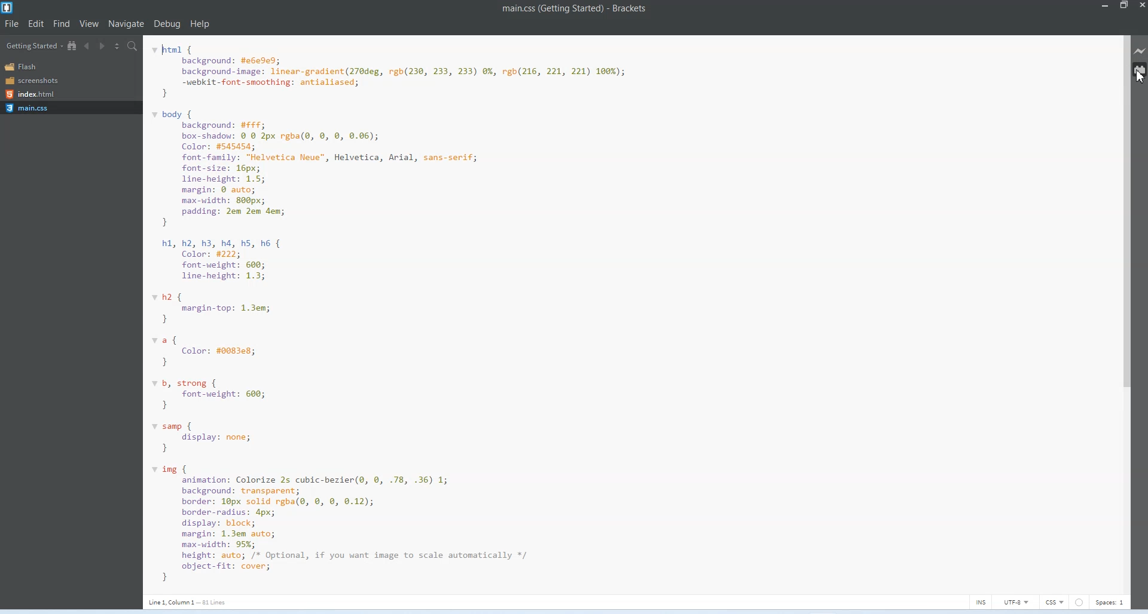 Image resolution: width=1148 pixels, height=614 pixels. I want to click on Main.css, so click(28, 108).